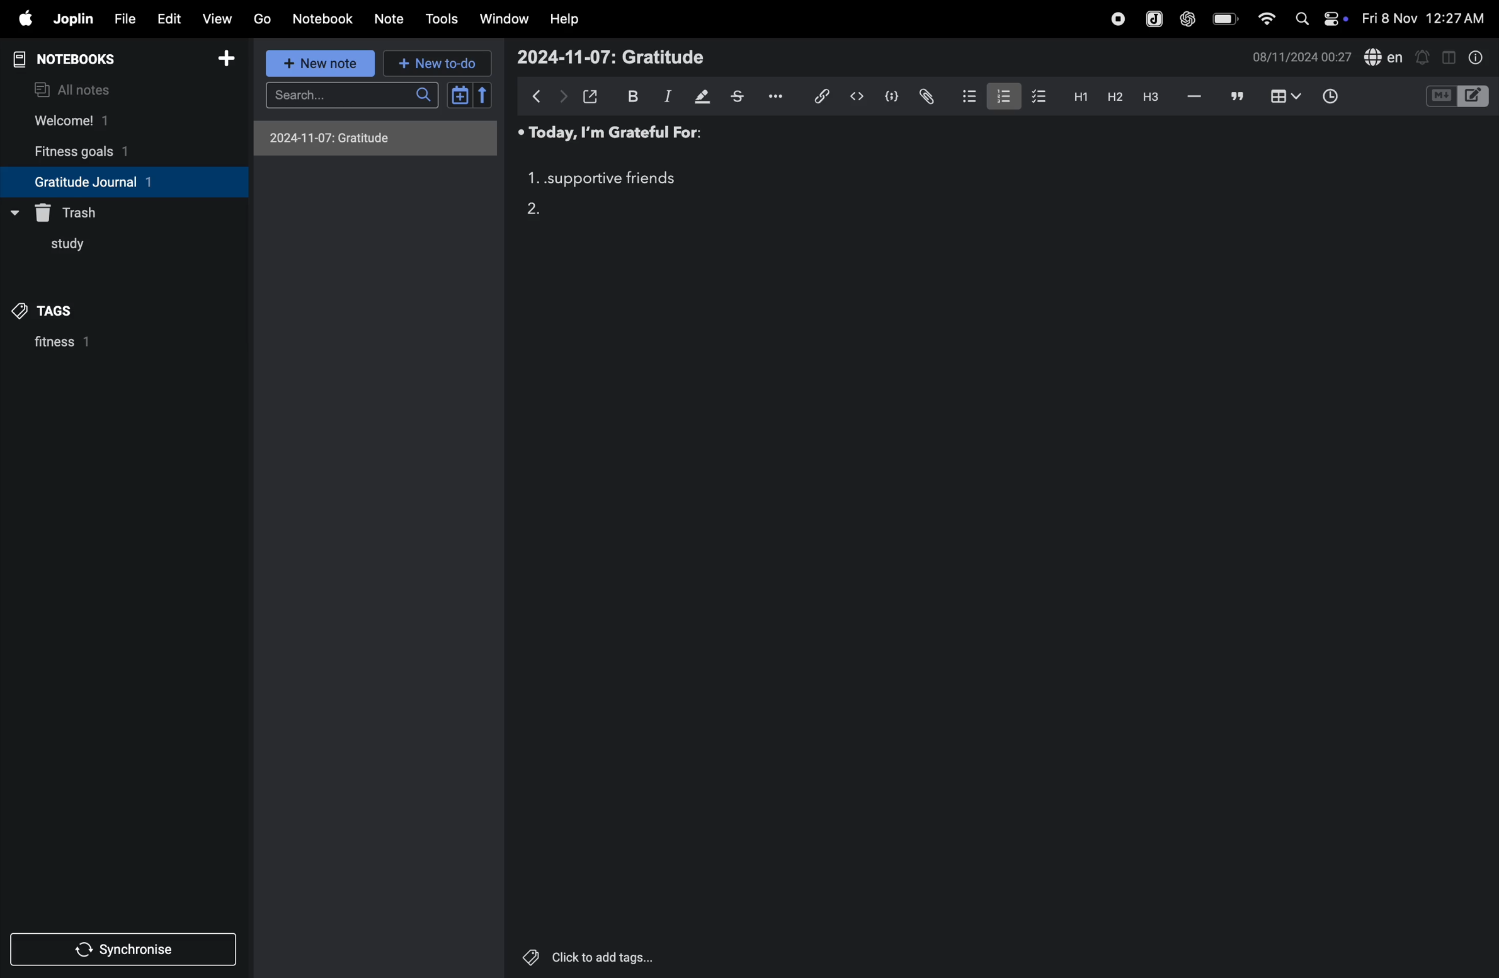 The height and width of the screenshot is (978, 1499). I want to click on joplin menu, so click(1154, 20).